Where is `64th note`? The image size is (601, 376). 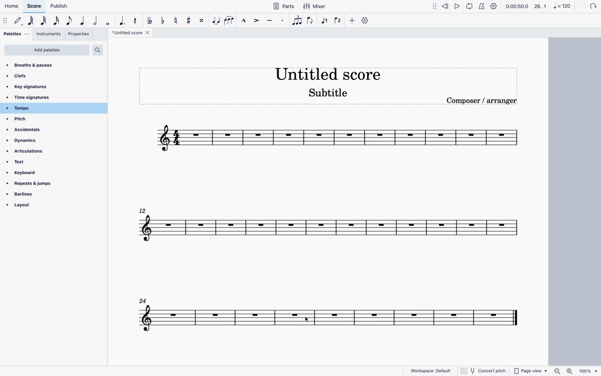
64th note is located at coordinates (31, 21).